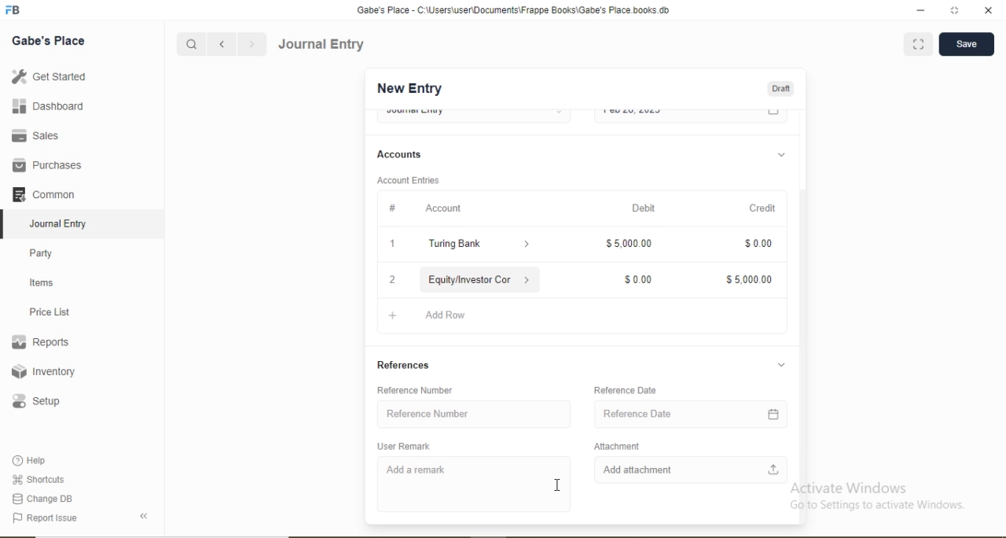 This screenshot has height=538, width=1006. What do you see at coordinates (190, 45) in the screenshot?
I see `Search` at bounding box center [190, 45].